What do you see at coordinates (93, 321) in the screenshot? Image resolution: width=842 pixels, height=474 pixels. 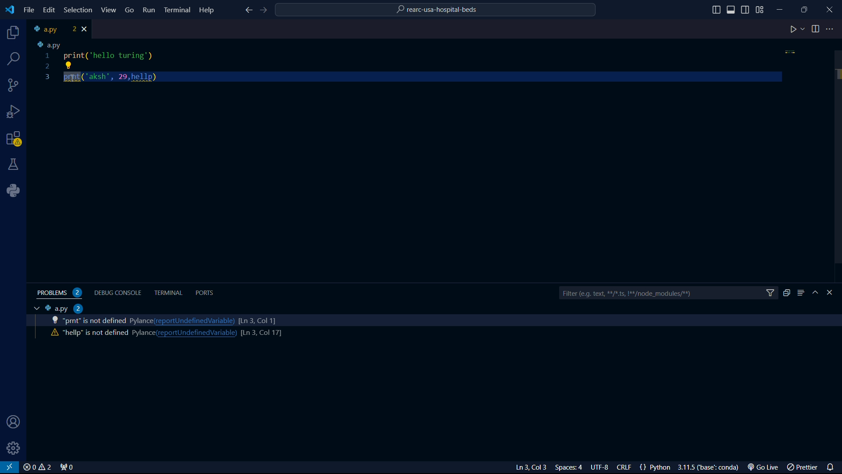 I see `activity code` at bounding box center [93, 321].